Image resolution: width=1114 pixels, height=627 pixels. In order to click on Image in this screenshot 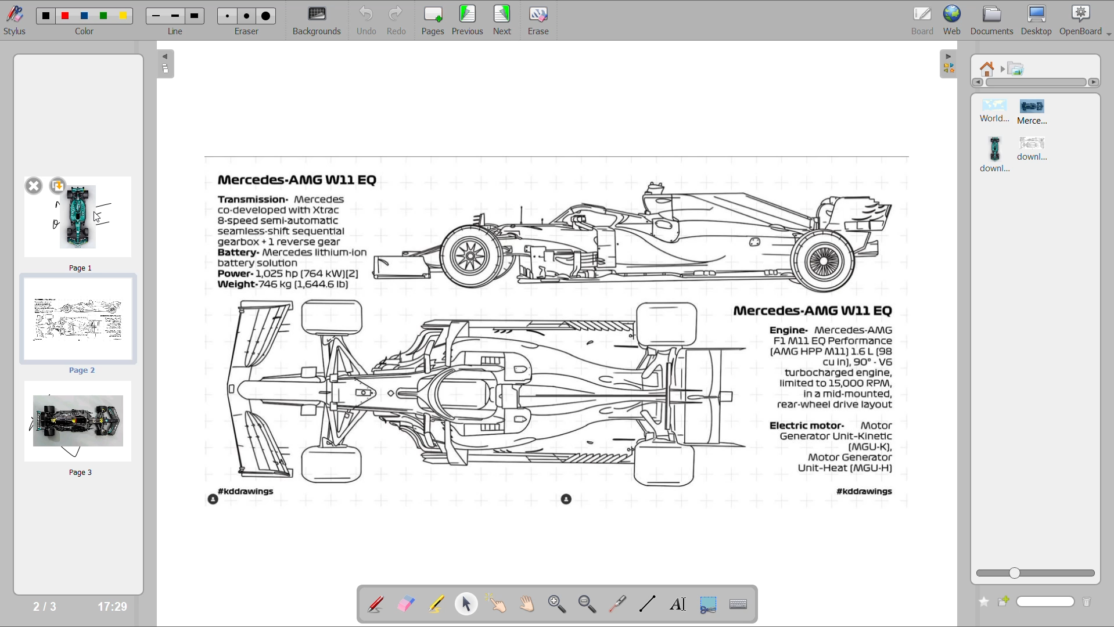, I will do `click(641, 236)`.